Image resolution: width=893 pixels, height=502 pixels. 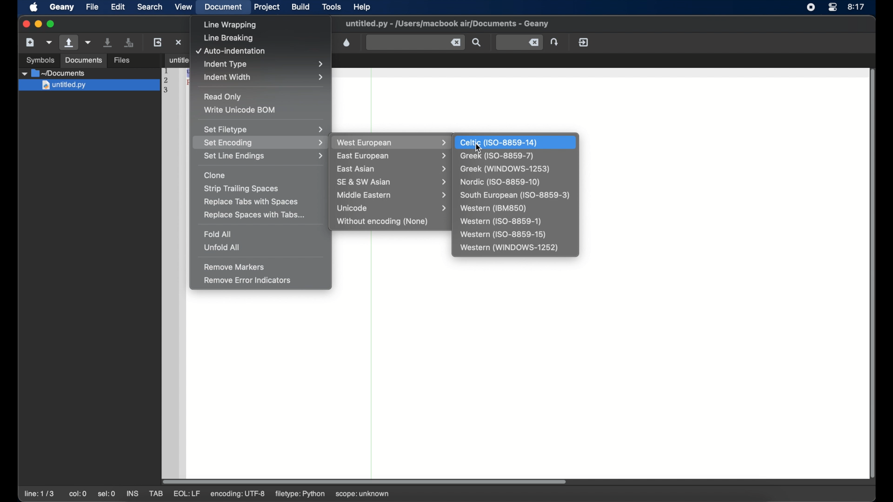 I want to click on line breaking, so click(x=228, y=39).